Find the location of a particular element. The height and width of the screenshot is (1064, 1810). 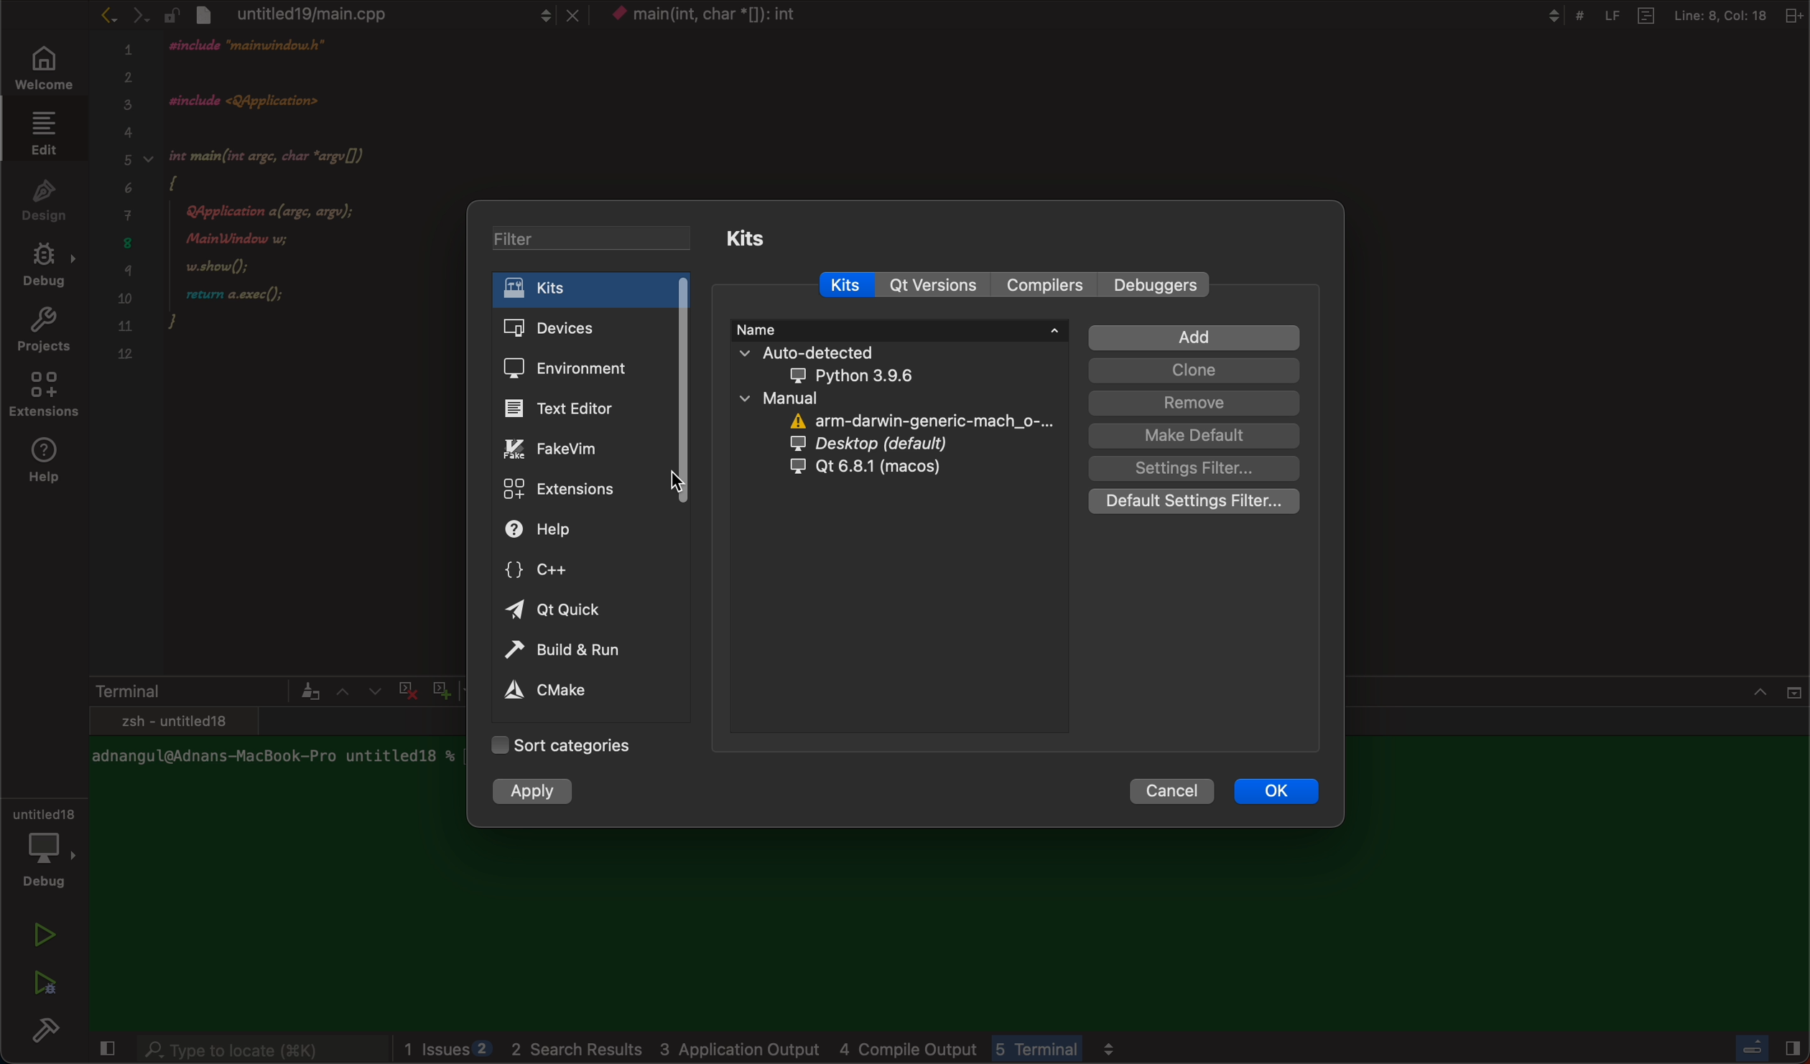

welcome is located at coordinates (41, 70).